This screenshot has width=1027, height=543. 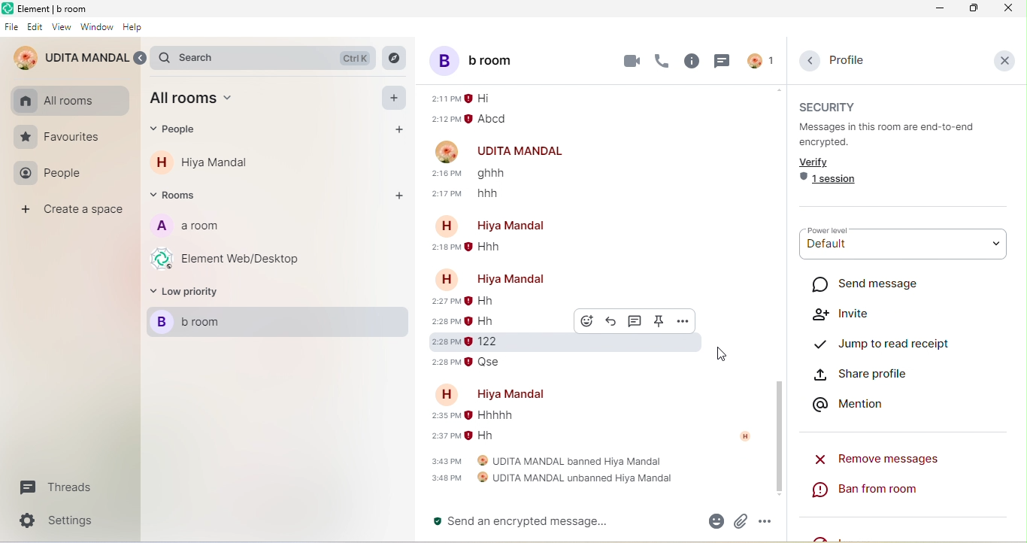 I want to click on window, so click(x=98, y=29).